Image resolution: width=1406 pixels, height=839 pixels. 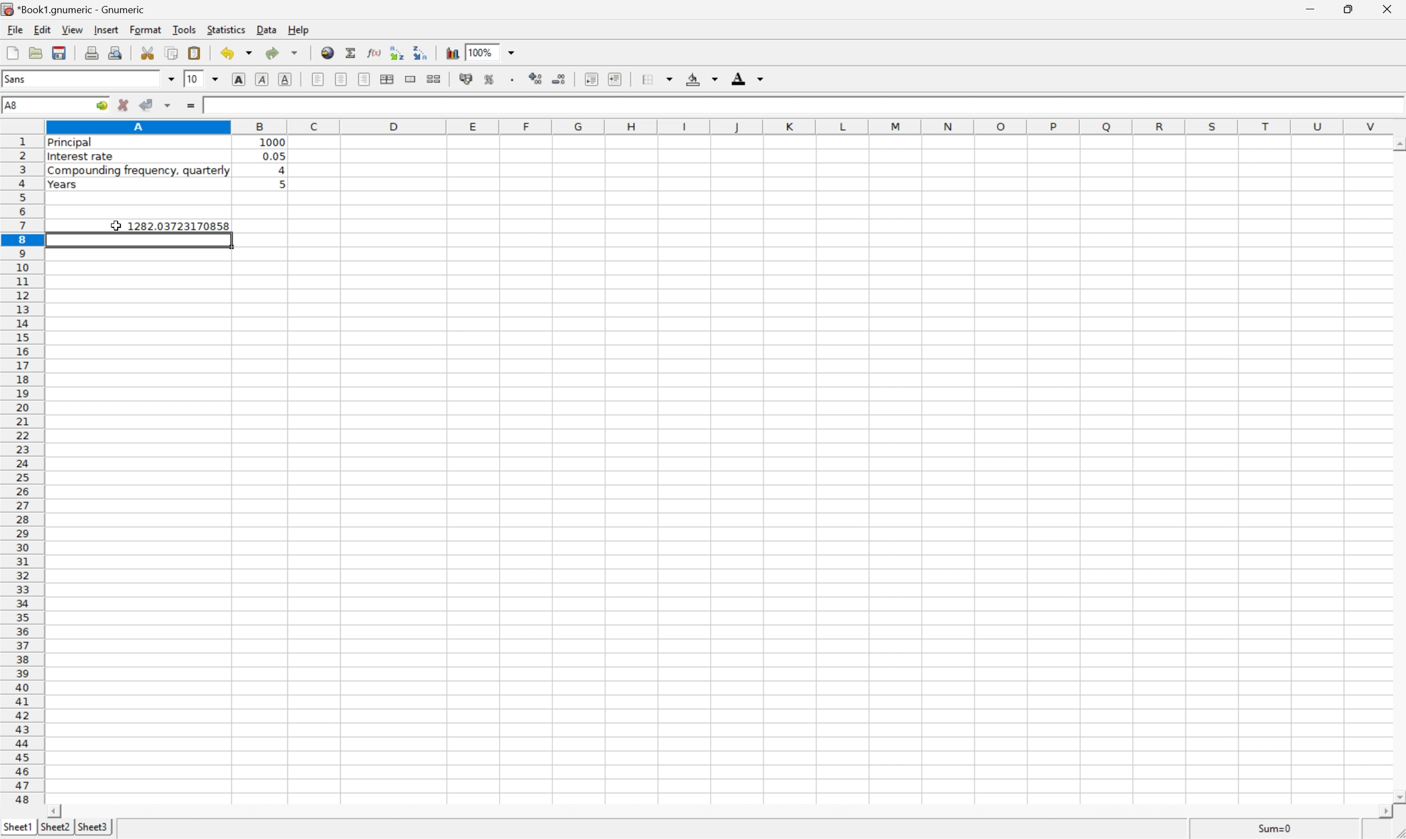 What do you see at coordinates (235, 53) in the screenshot?
I see `undo` at bounding box center [235, 53].